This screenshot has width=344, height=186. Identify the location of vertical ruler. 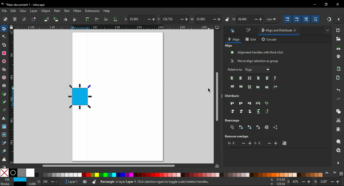
(13, 98).